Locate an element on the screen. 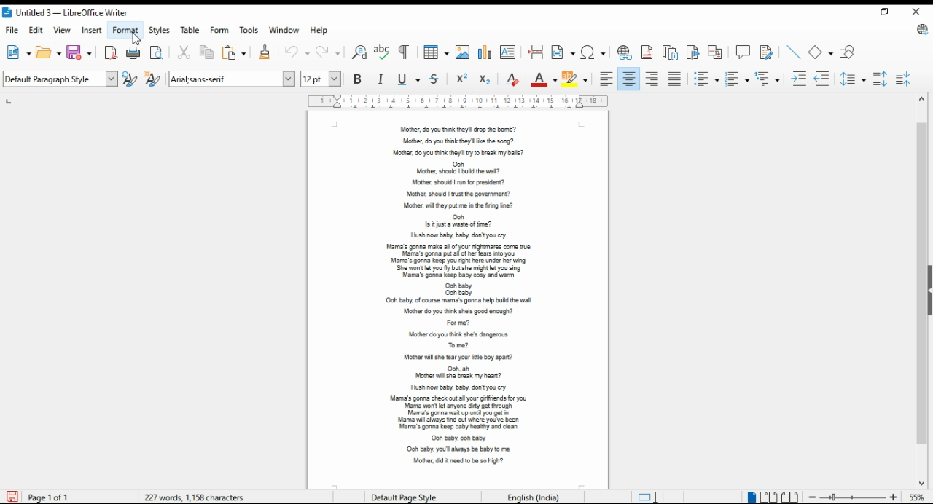 Image resolution: width=933 pixels, height=504 pixels. new is located at coordinates (17, 52).